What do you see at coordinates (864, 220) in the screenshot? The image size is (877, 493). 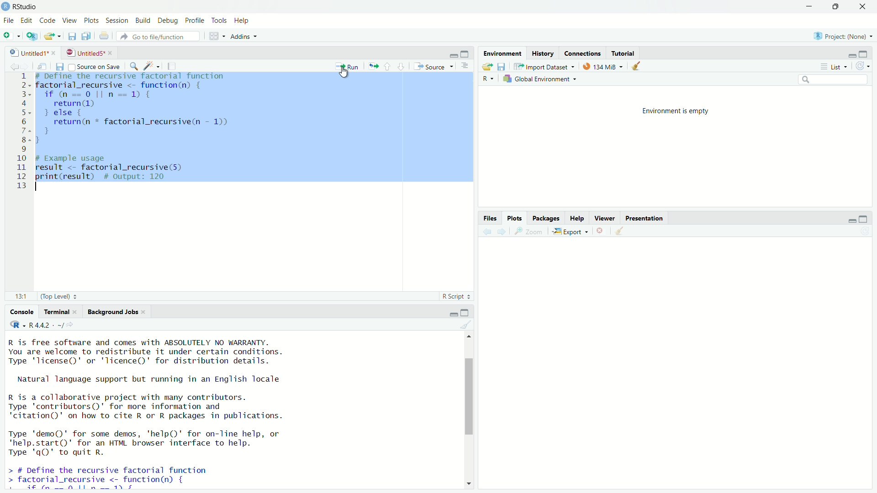 I see `Maximize` at bounding box center [864, 220].